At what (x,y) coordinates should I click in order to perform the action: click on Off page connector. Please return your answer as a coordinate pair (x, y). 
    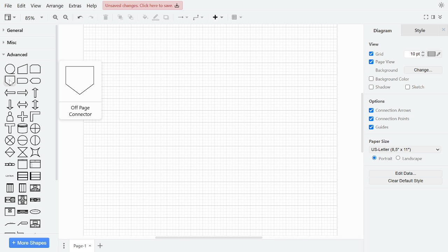
    Looking at the image, I should click on (79, 80).